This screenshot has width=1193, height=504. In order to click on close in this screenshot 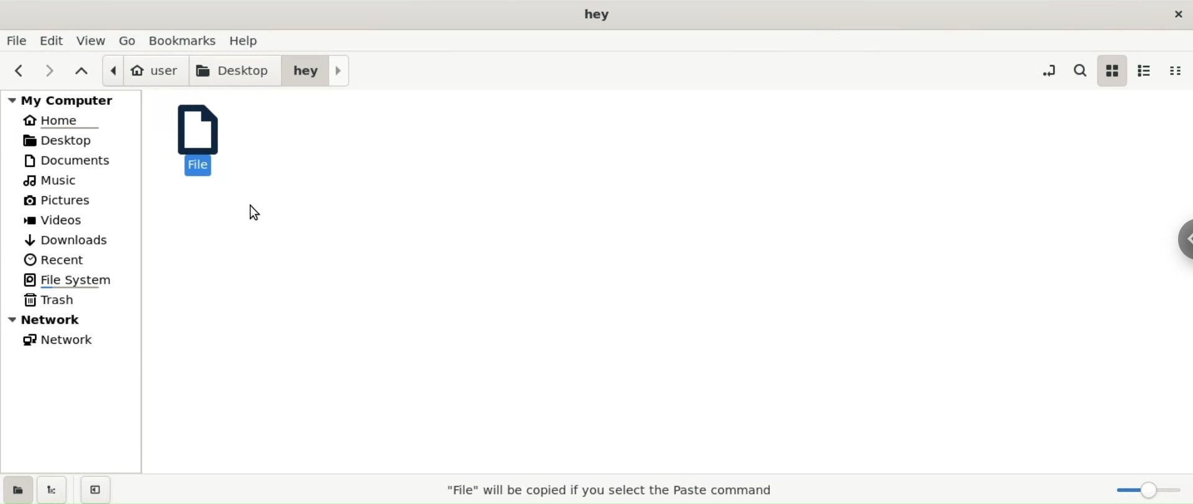, I will do `click(1176, 12)`.